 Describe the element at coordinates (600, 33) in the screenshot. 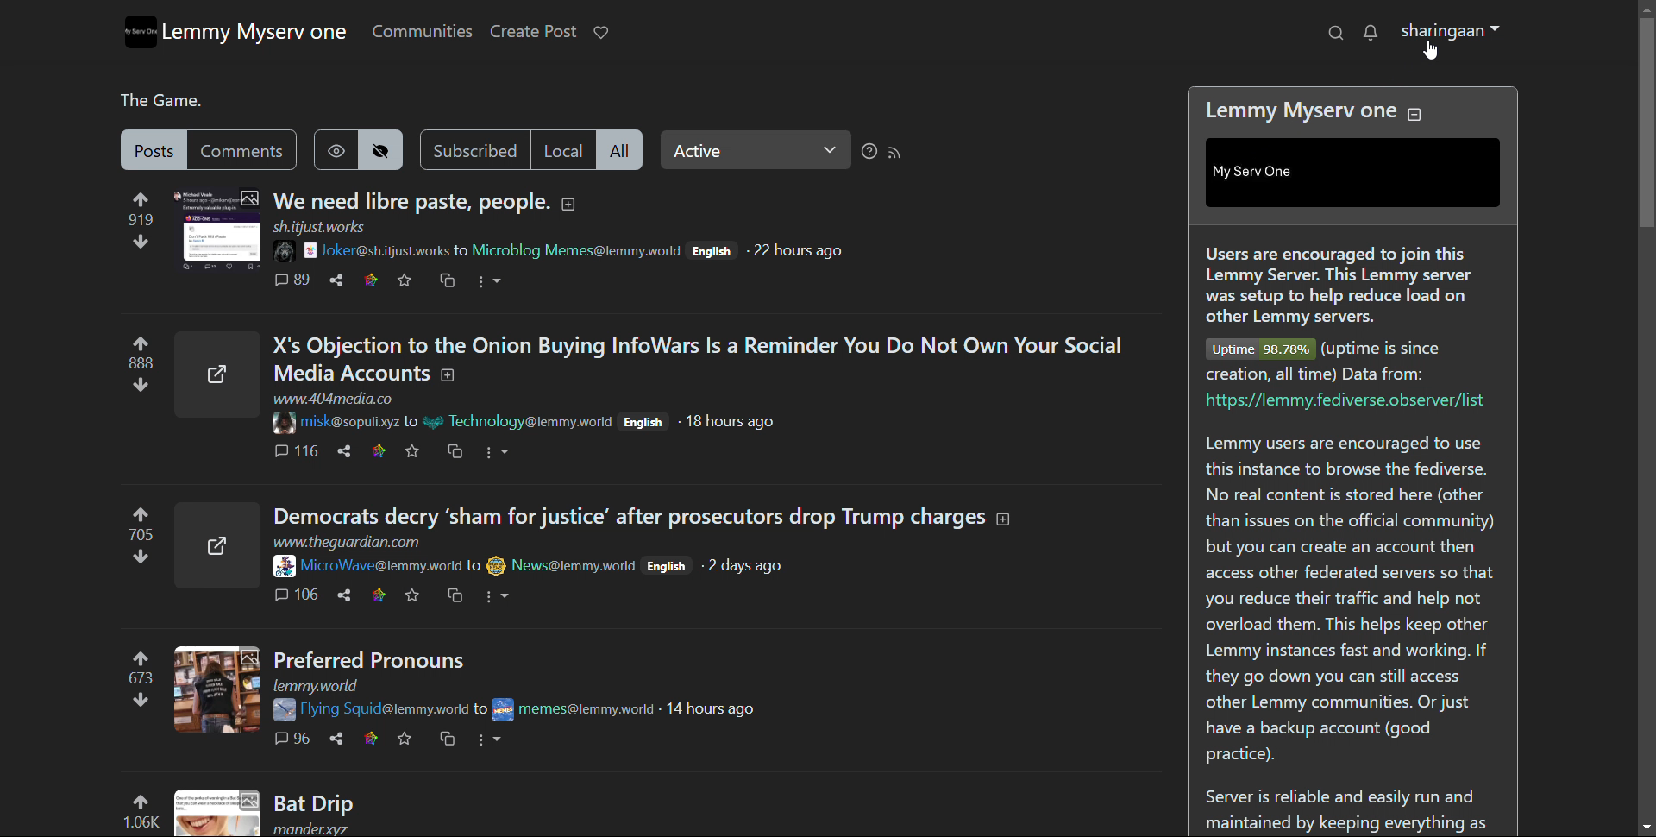

I see `donate to lemmy` at that location.